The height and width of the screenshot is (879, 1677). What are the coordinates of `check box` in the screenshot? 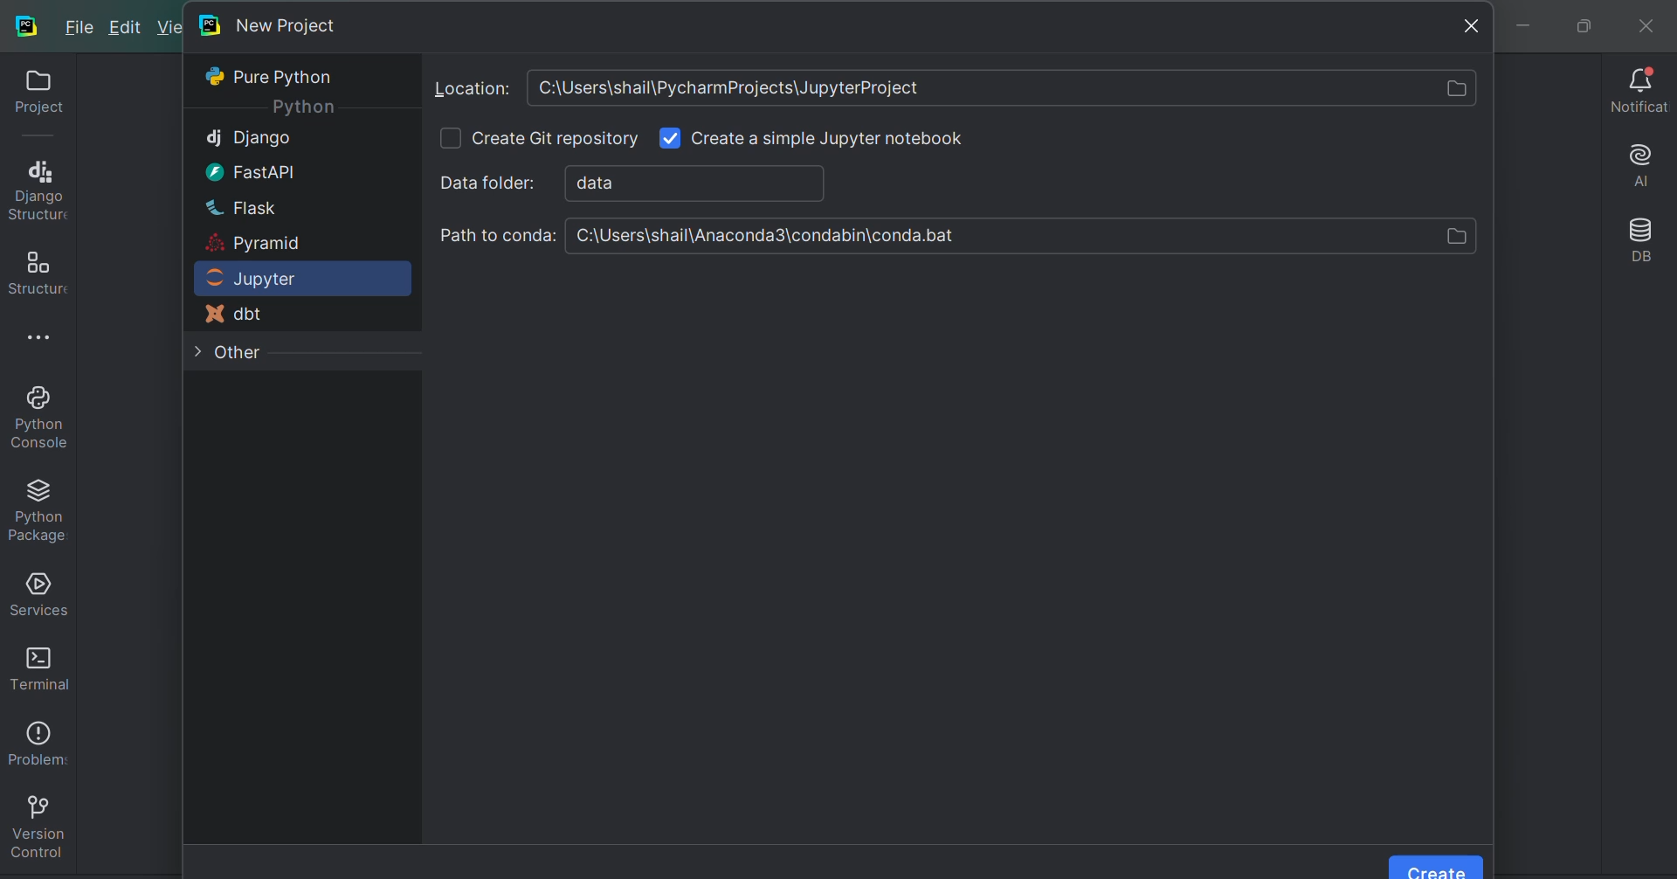 It's located at (450, 137).